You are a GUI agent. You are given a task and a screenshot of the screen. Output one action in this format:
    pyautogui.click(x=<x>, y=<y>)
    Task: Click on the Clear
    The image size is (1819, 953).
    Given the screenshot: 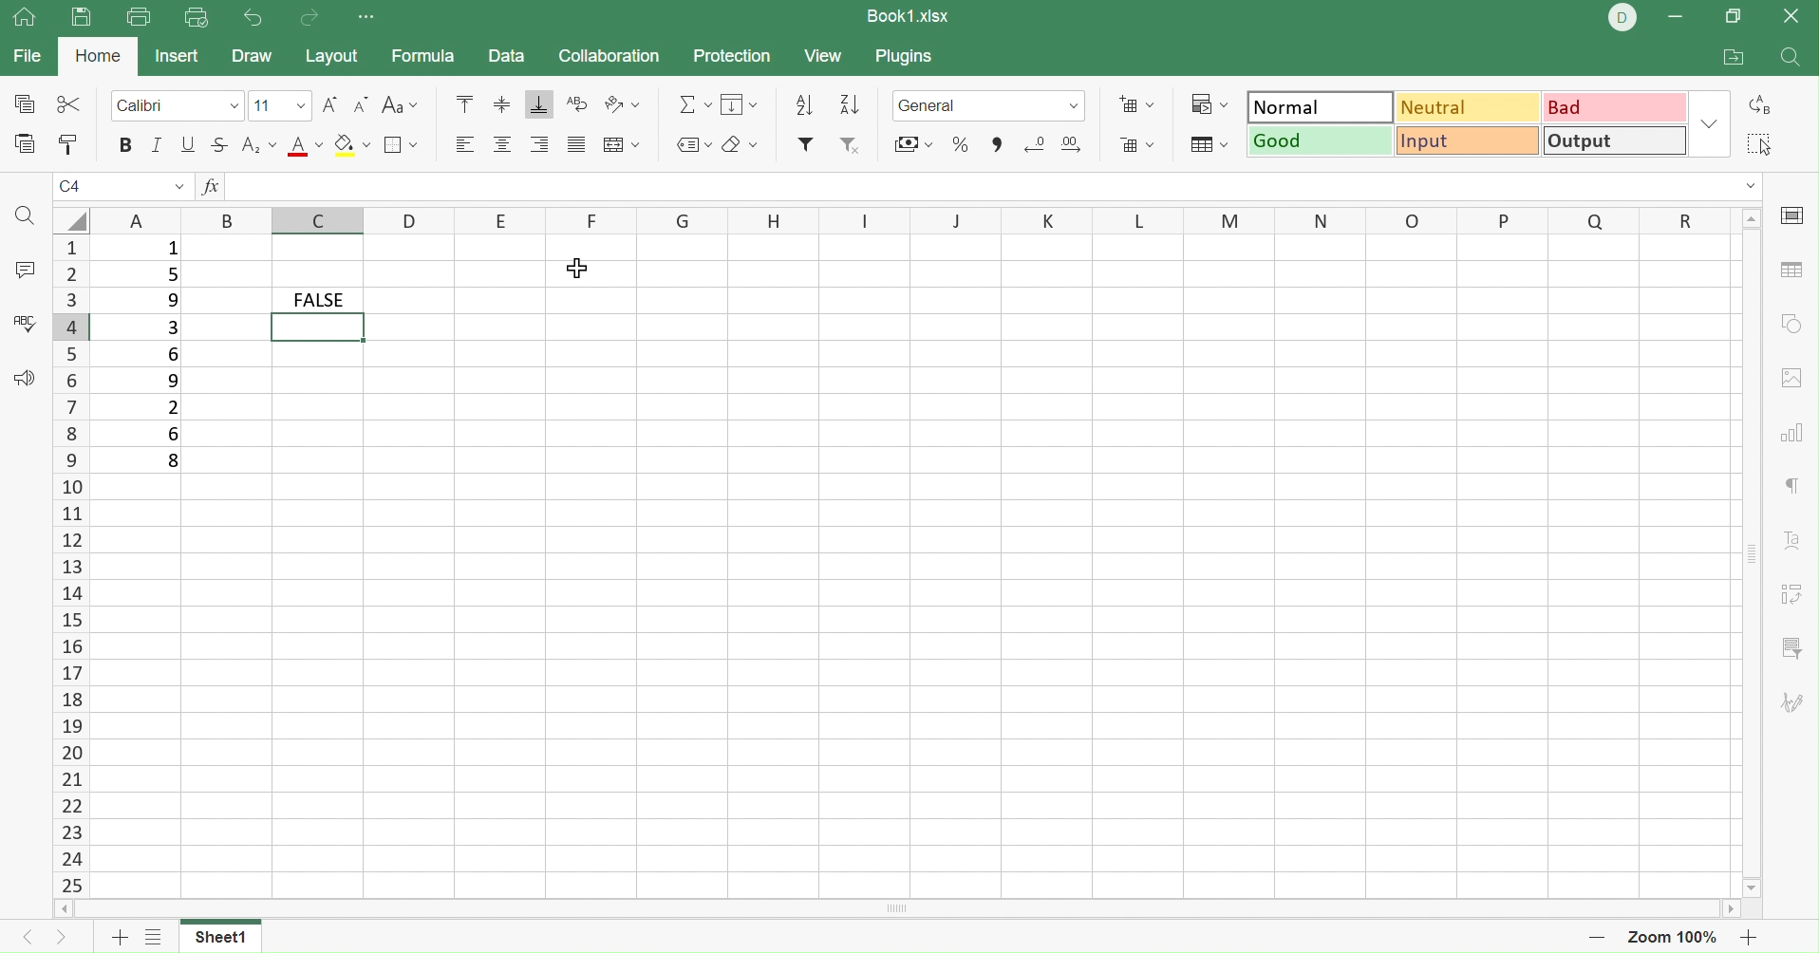 What is the action you would take?
    pyautogui.click(x=740, y=143)
    